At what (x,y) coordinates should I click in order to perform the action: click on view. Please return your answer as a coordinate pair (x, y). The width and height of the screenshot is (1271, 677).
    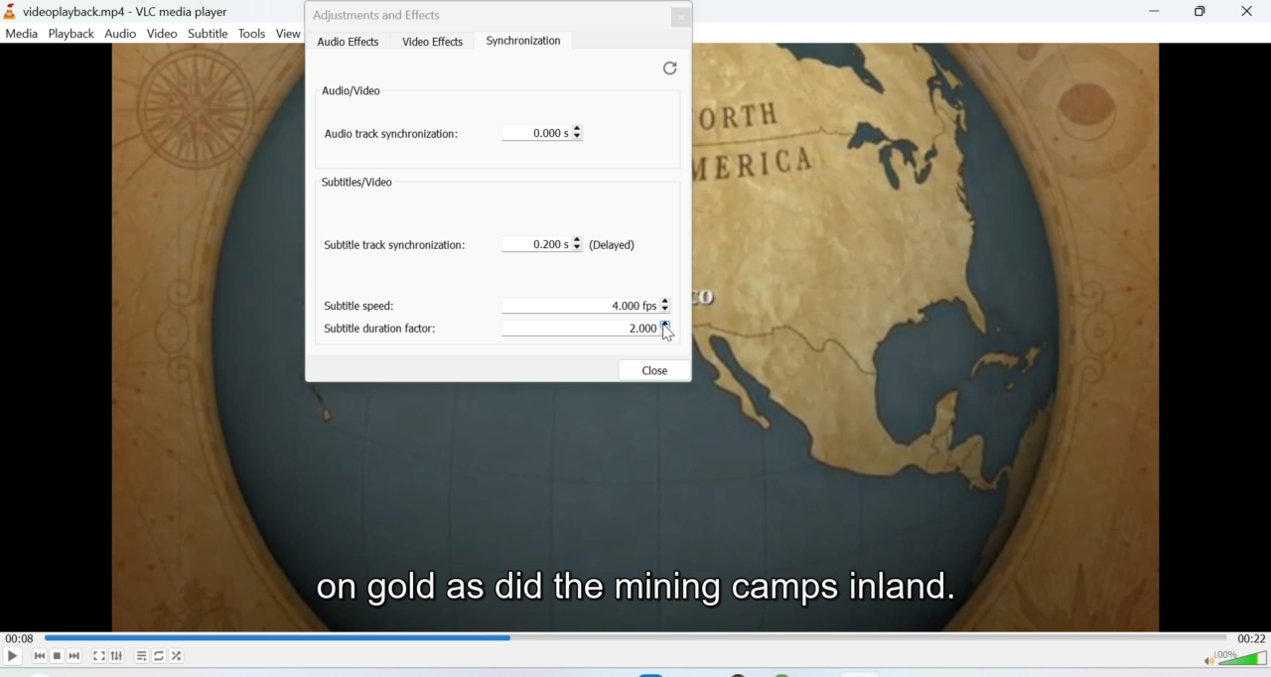
    Looking at the image, I should click on (287, 33).